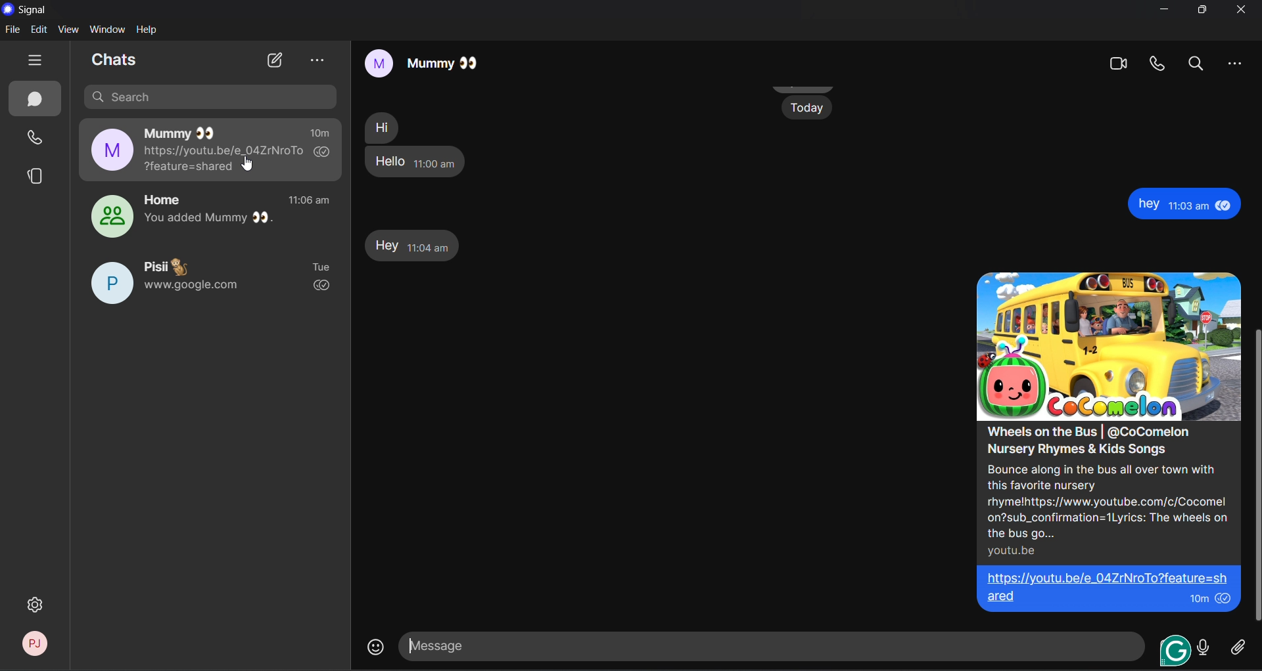 This screenshot has width=1262, height=671. I want to click on message, so click(773, 647).